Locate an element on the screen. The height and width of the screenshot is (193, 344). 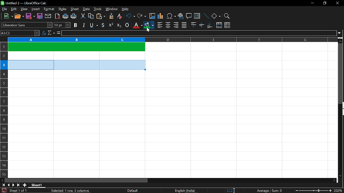
line is located at coordinates (206, 16).